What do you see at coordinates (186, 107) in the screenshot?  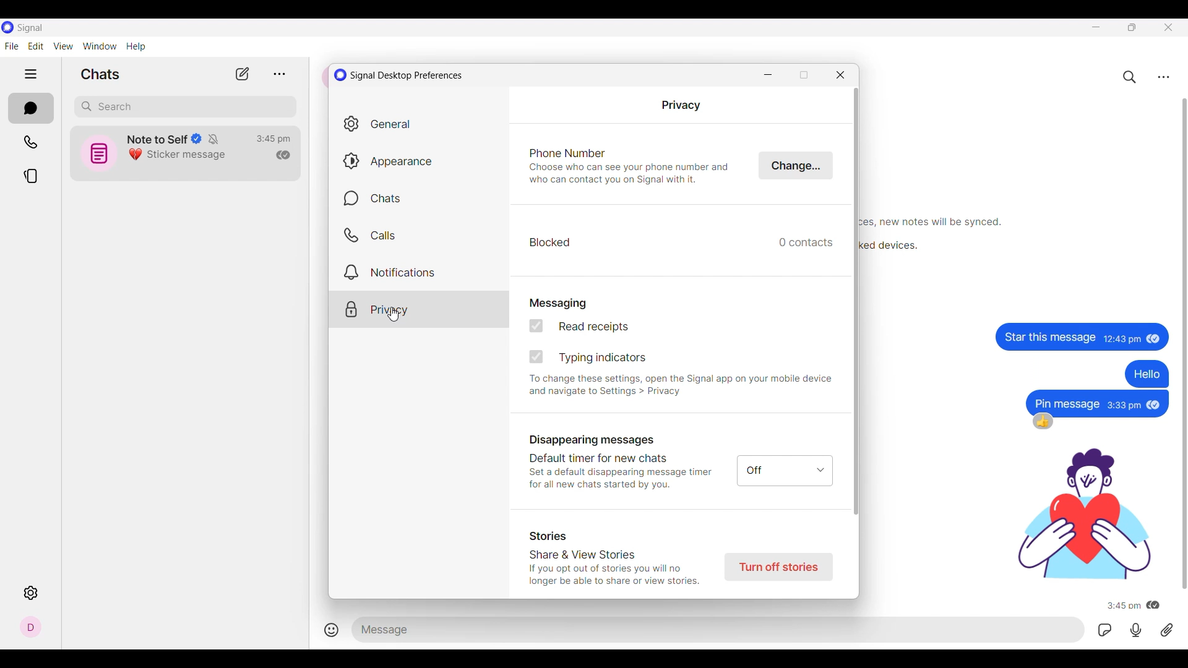 I see `Search box` at bounding box center [186, 107].